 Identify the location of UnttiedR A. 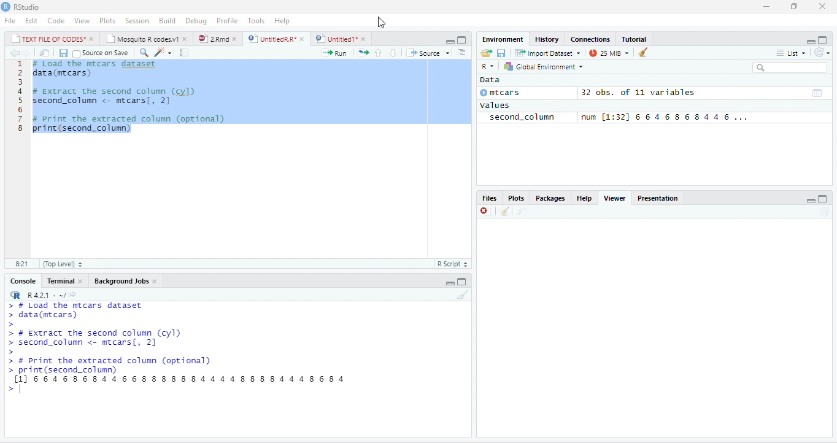
(272, 38).